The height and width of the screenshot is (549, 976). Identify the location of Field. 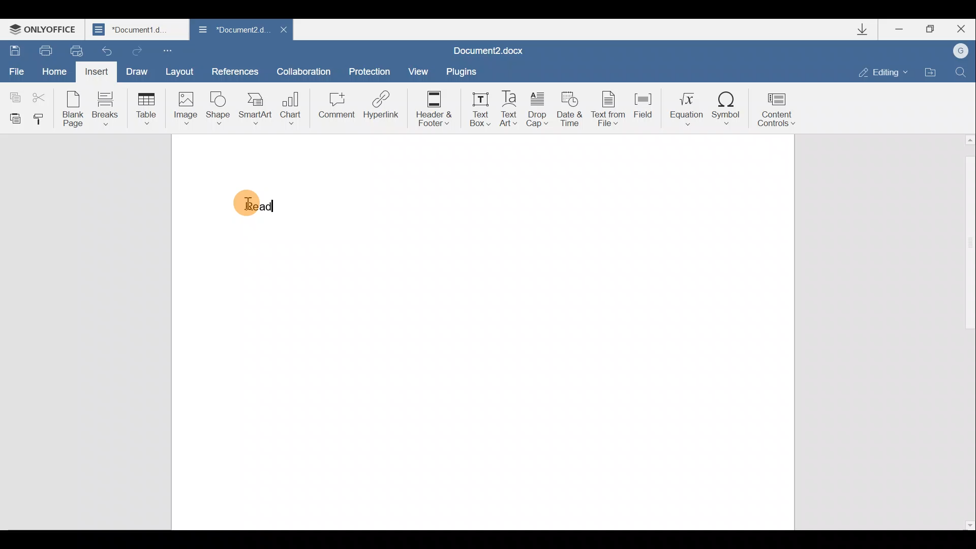
(643, 109).